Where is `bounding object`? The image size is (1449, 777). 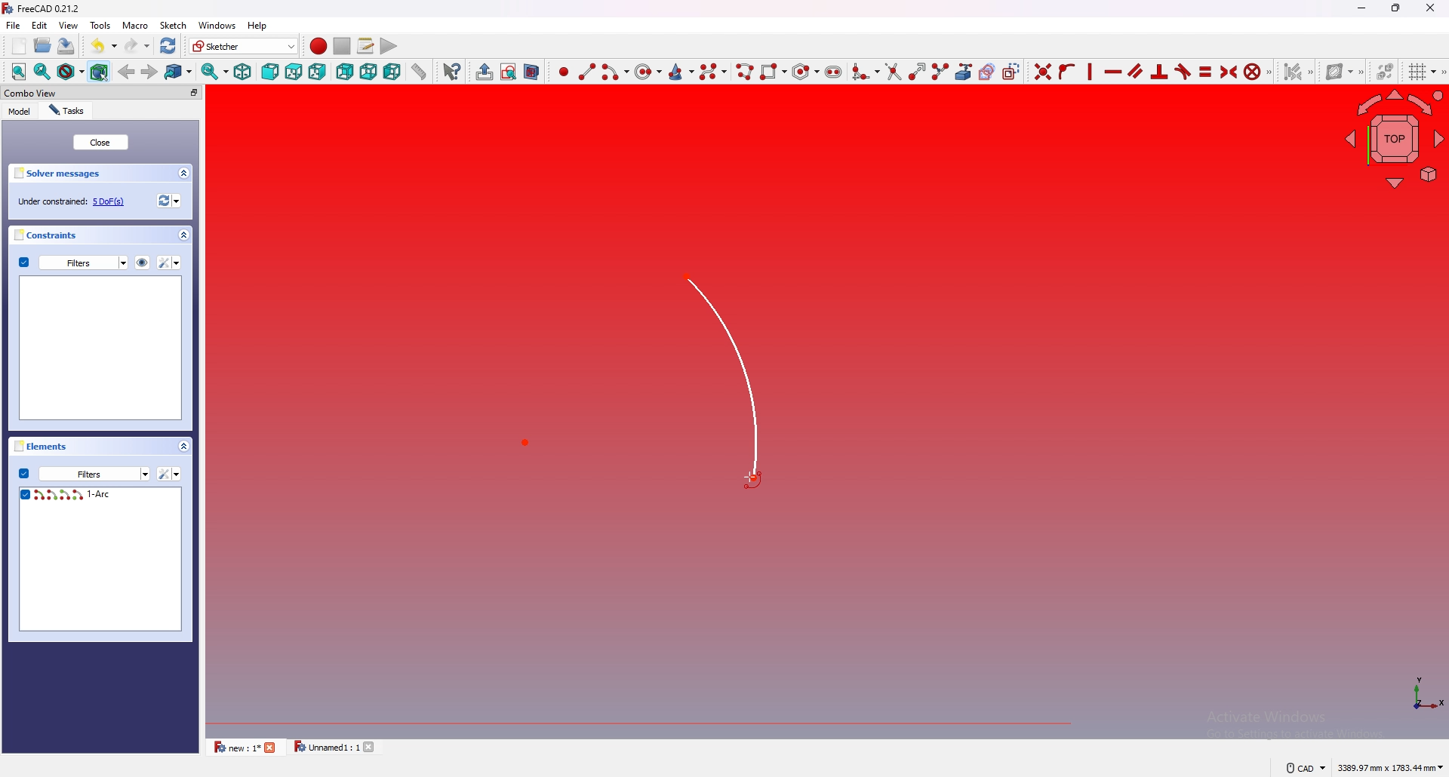 bounding object is located at coordinates (100, 70).